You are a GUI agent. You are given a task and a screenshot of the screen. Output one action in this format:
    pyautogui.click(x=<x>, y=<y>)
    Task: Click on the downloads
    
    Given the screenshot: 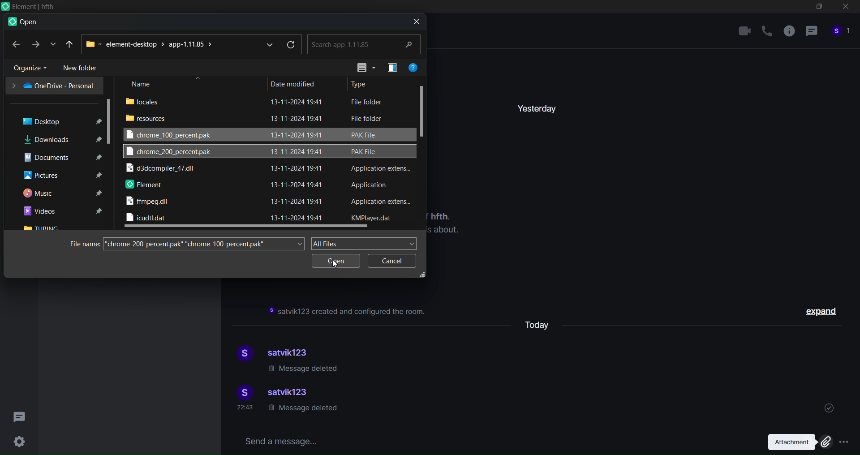 What is the action you would take?
    pyautogui.click(x=60, y=139)
    